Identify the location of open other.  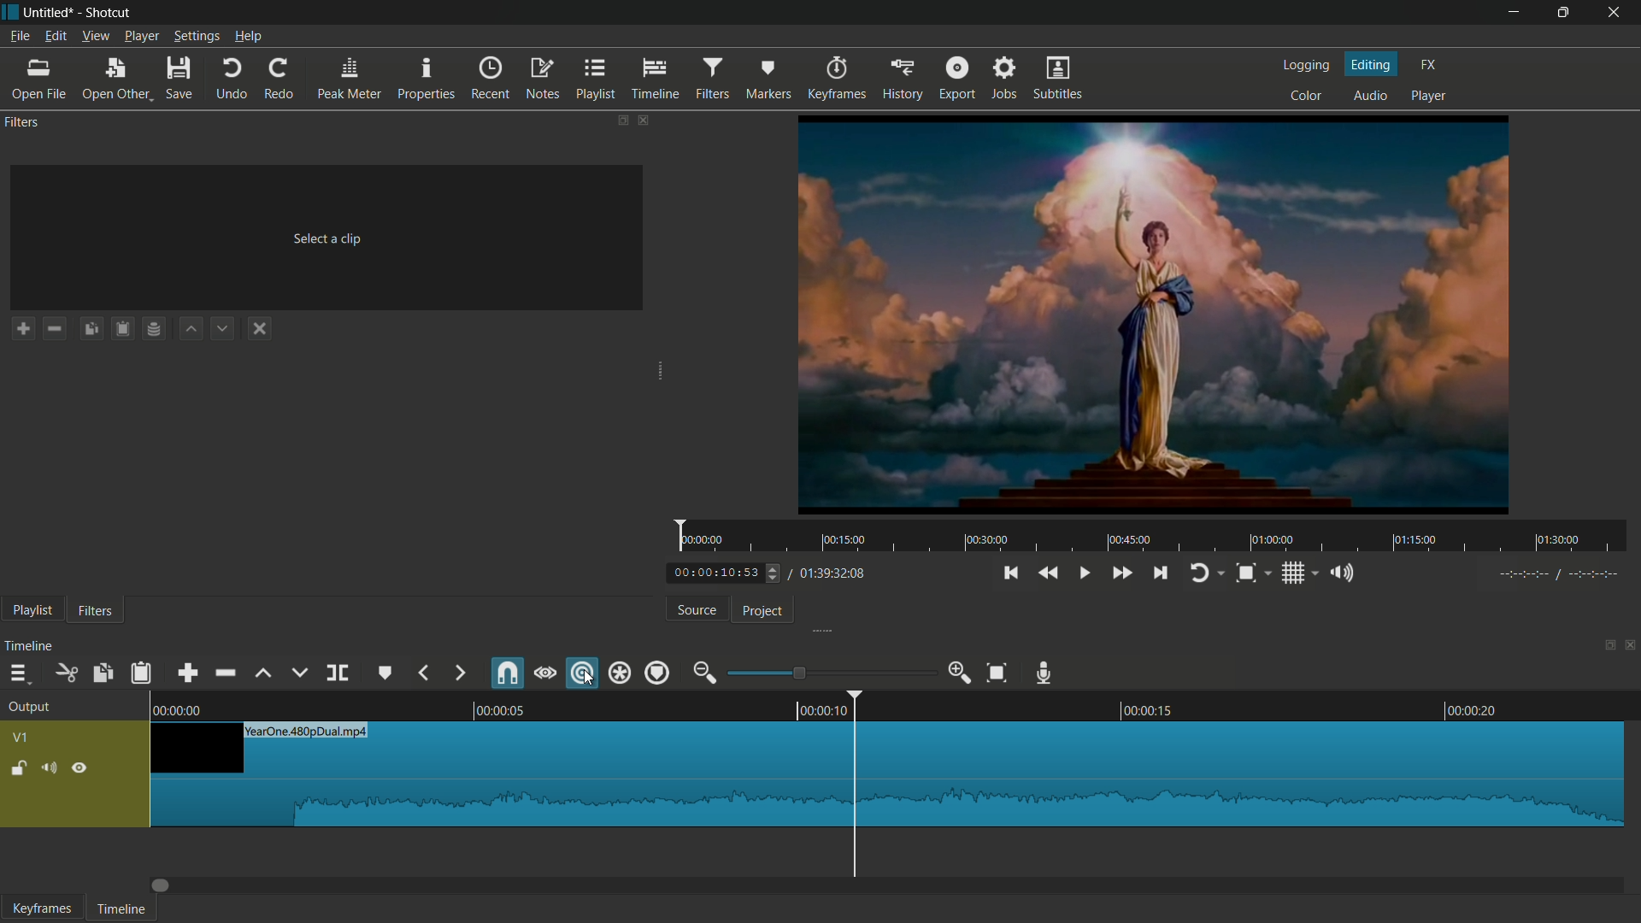
(114, 79).